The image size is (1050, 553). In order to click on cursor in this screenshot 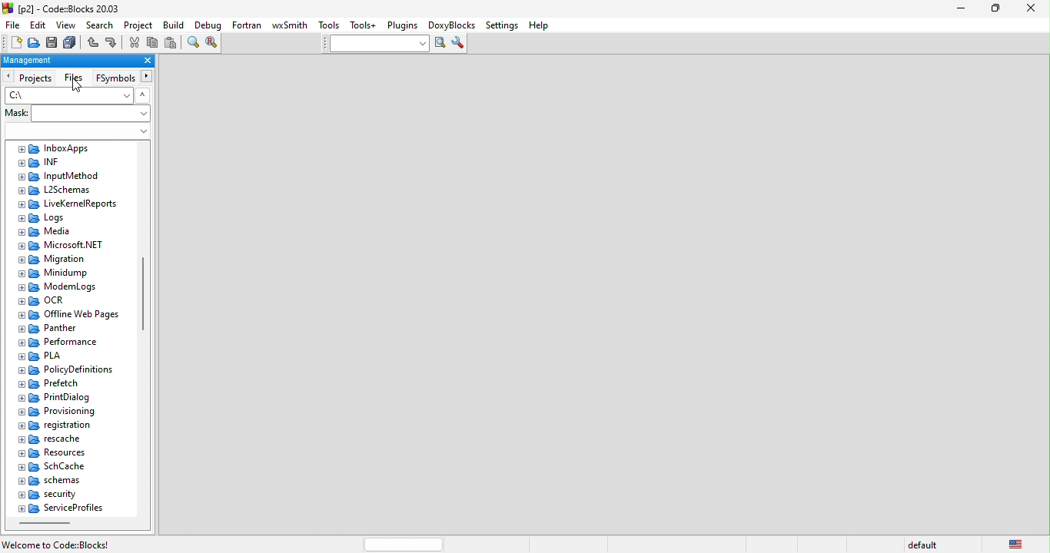, I will do `click(82, 87)`.